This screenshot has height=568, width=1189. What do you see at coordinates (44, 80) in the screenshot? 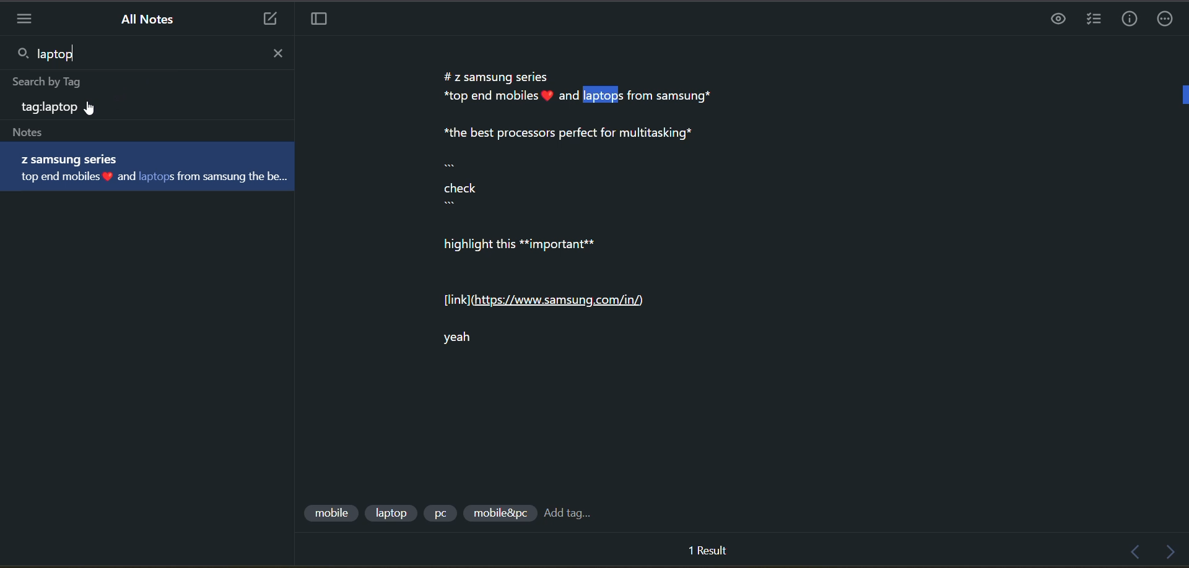
I see `search by tag` at bounding box center [44, 80].